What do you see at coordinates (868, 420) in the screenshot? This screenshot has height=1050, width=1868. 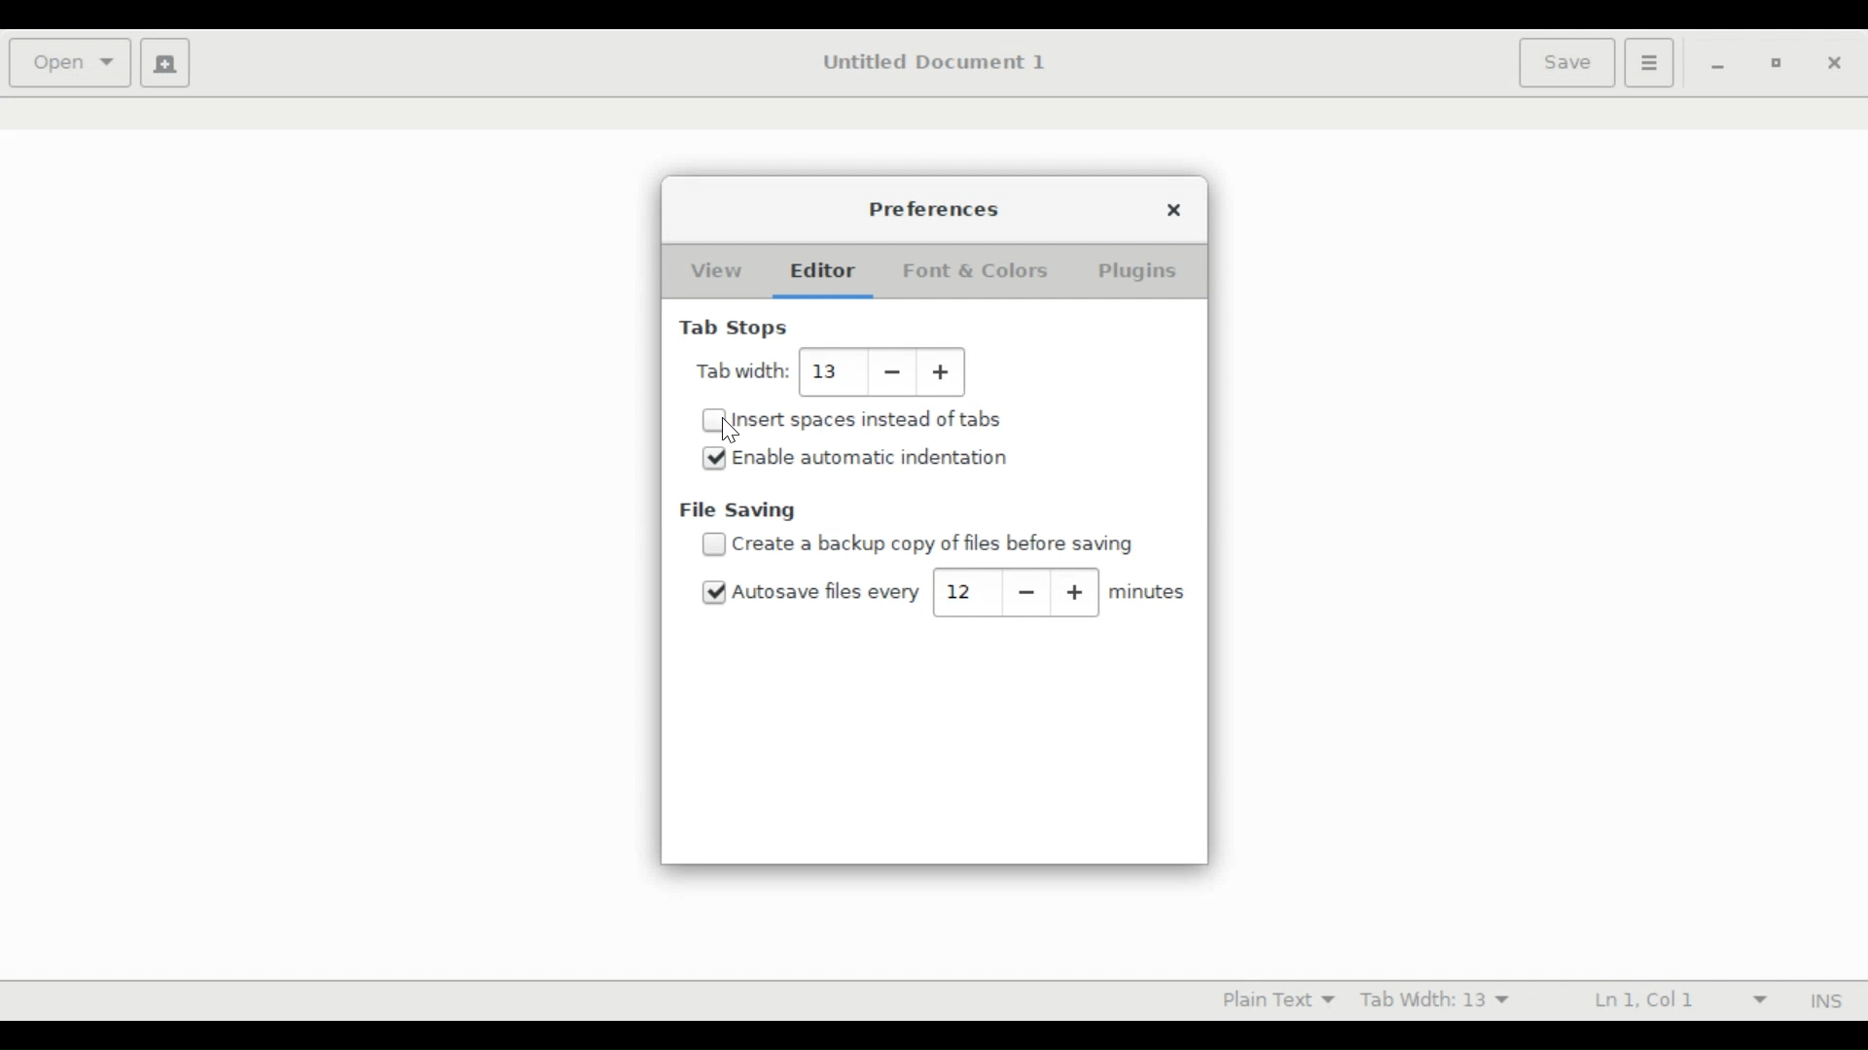 I see `(un)check Insert spaces instead of tabs` at bounding box center [868, 420].